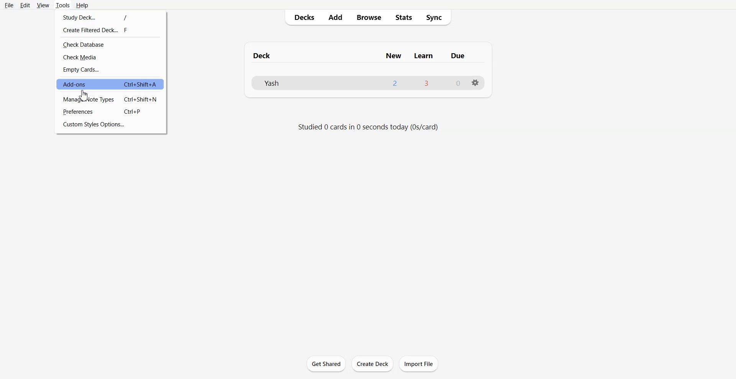 The width and height of the screenshot is (736, 379). Describe the element at coordinates (25, 5) in the screenshot. I see `Edit` at that location.